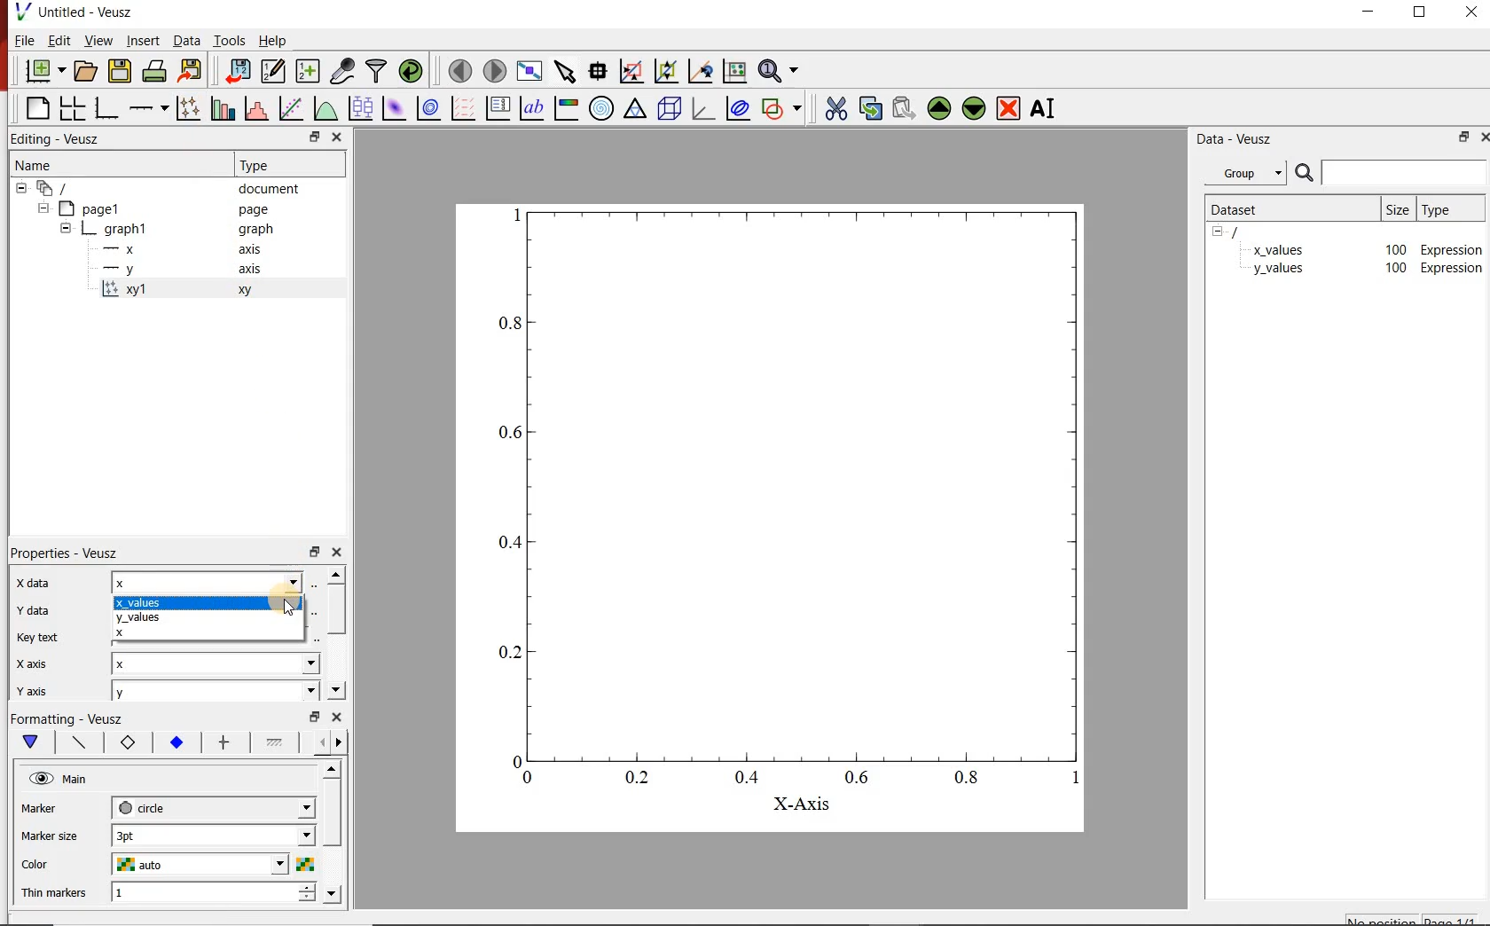 This screenshot has height=926, width=1490. Describe the element at coordinates (1419, 13) in the screenshot. I see `restore down` at that location.